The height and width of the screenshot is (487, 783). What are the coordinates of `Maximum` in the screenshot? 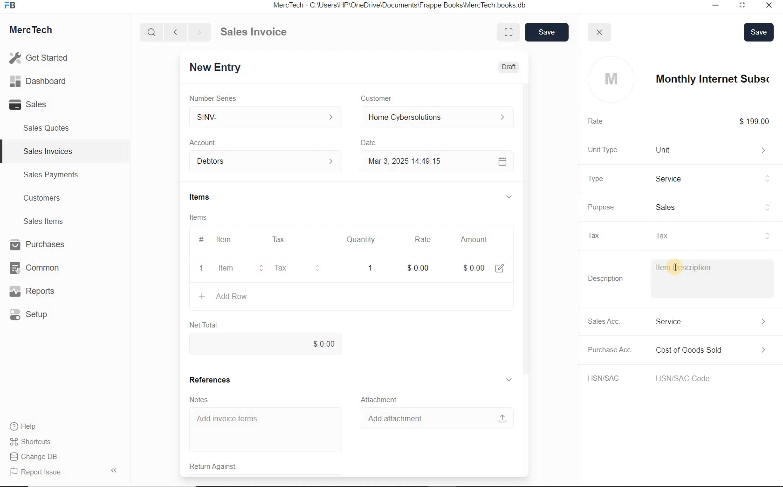 It's located at (737, 7).